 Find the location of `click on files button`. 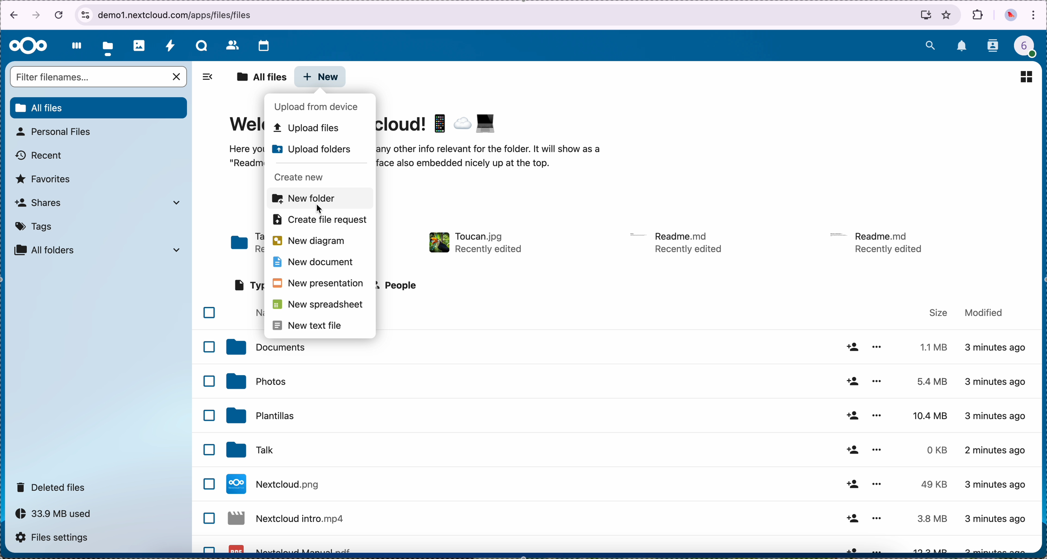

click on files button is located at coordinates (109, 46).